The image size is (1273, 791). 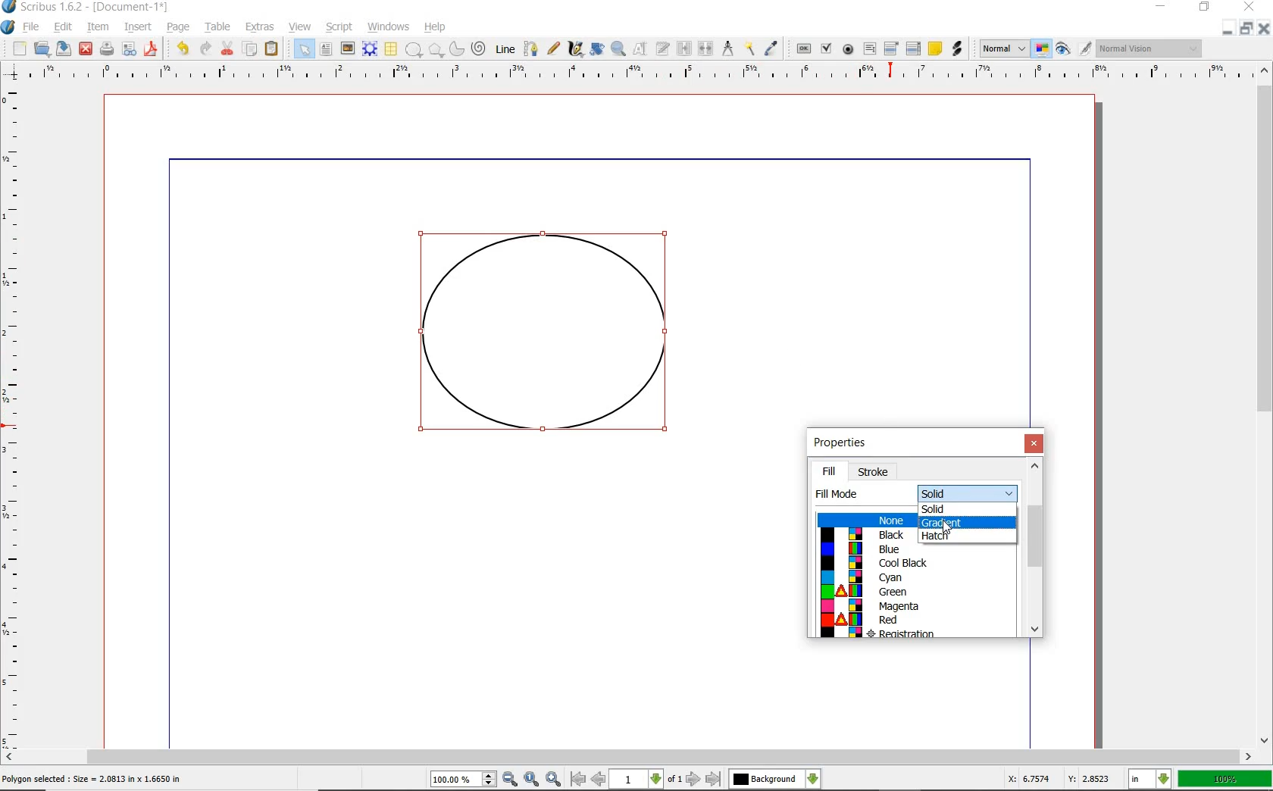 What do you see at coordinates (260, 27) in the screenshot?
I see `EXTRAS` at bounding box center [260, 27].